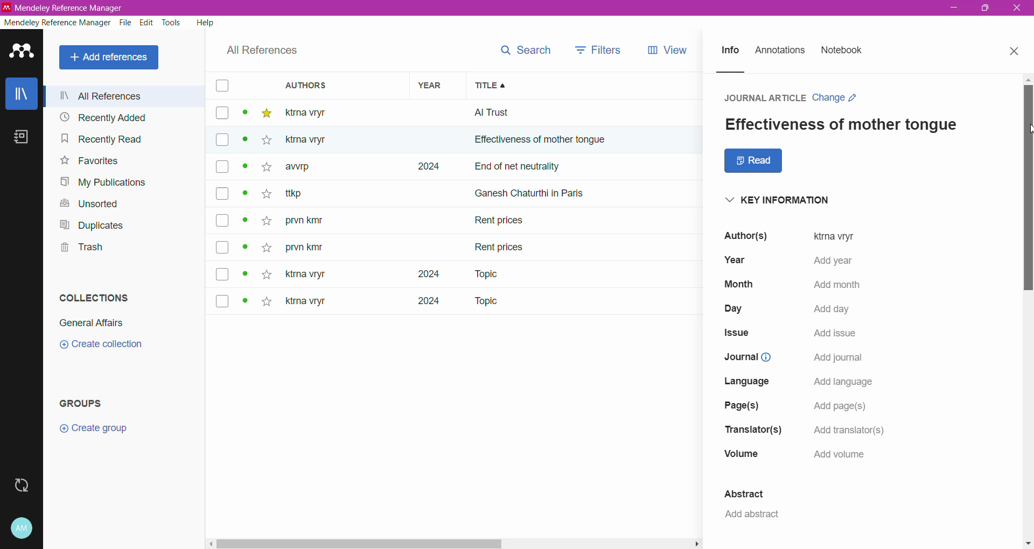 Image resolution: width=1034 pixels, height=549 pixels. What do you see at coordinates (92, 225) in the screenshot?
I see `Duplicates` at bounding box center [92, 225].